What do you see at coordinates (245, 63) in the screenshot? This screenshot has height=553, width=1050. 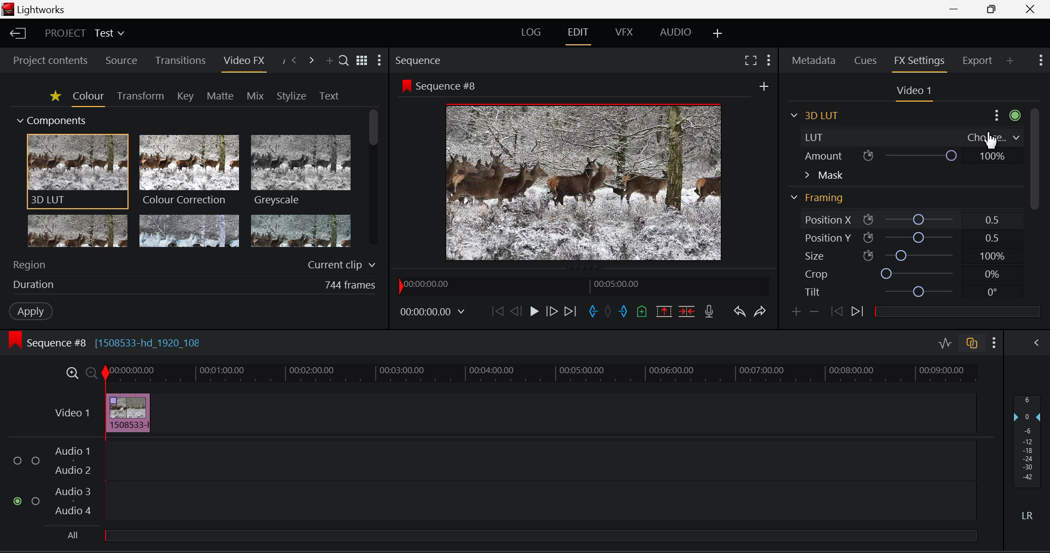 I see `Video FX Panel Open` at bounding box center [245, 63].